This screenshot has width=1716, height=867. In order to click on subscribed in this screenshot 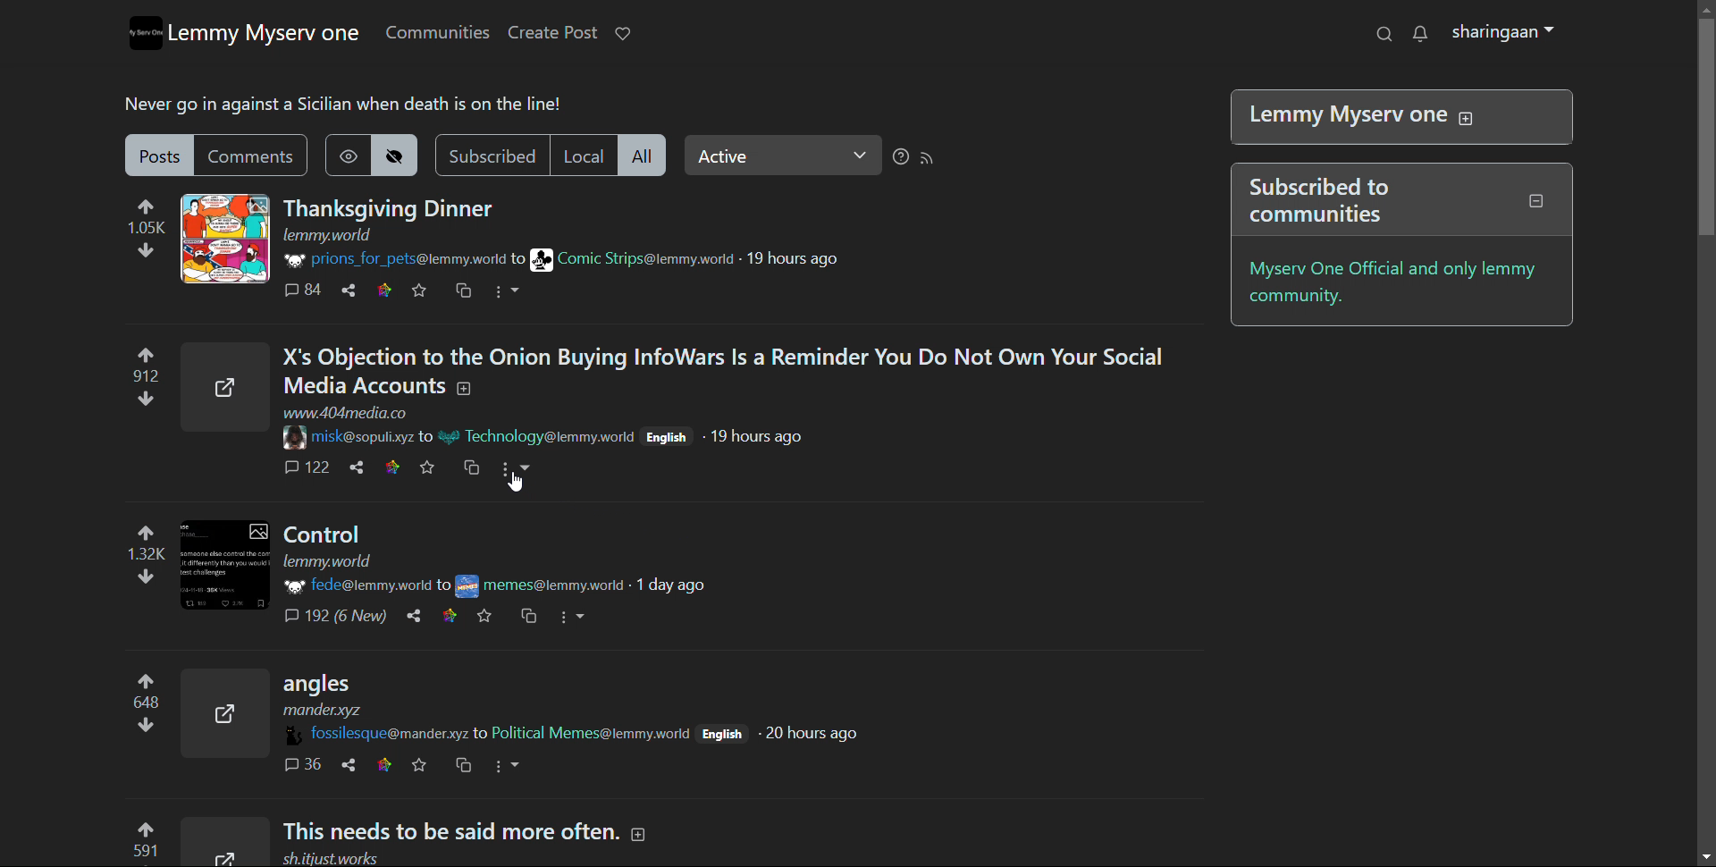, I will do `click(490, 156)`.